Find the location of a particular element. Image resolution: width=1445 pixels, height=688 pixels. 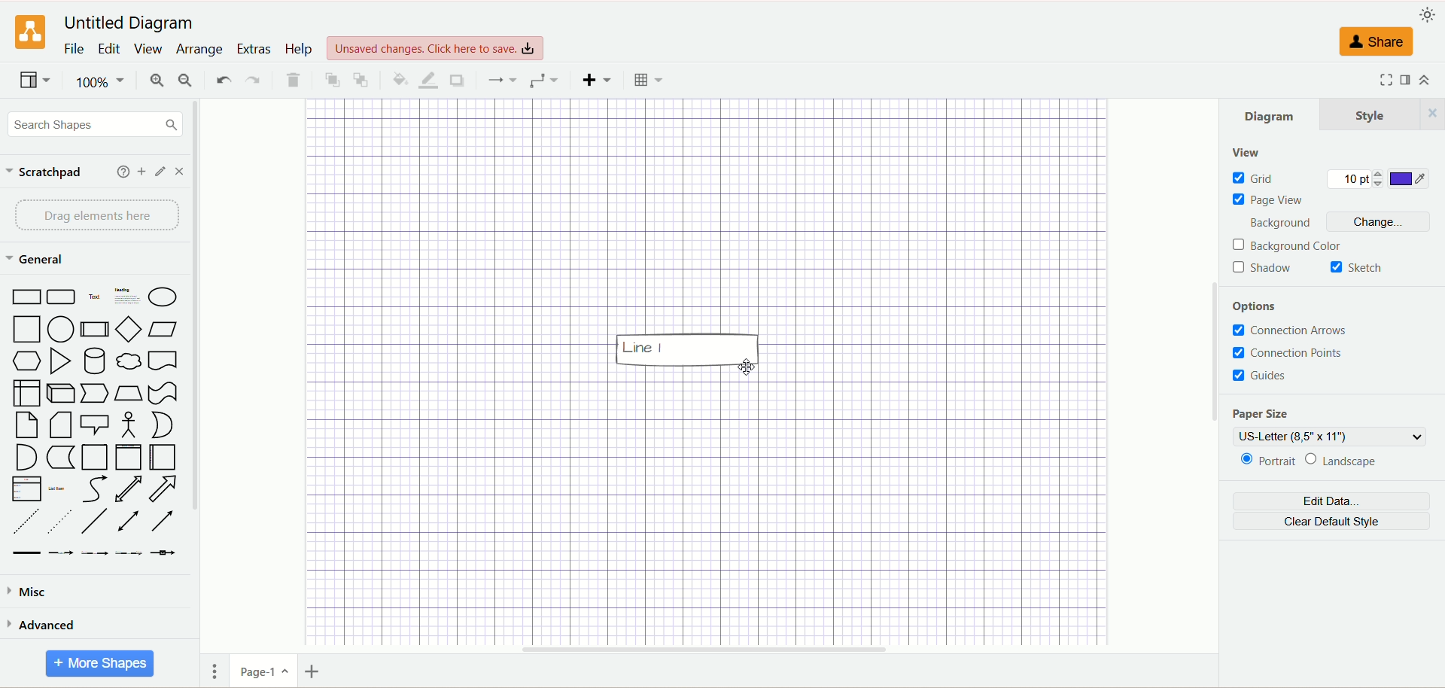

shadow is located at coordinates (1265, 270).